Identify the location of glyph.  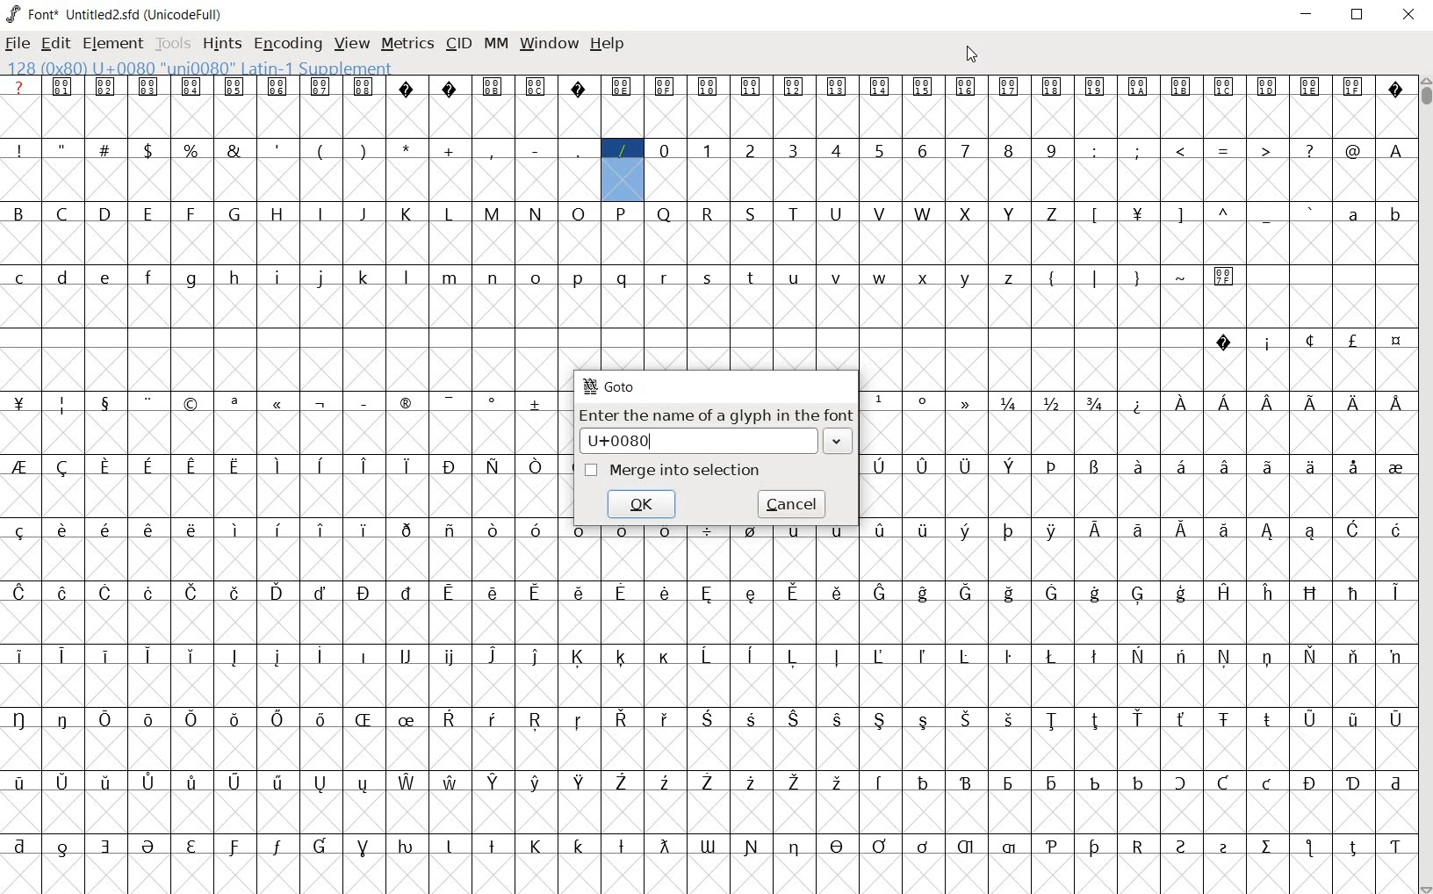
(1396, 91).